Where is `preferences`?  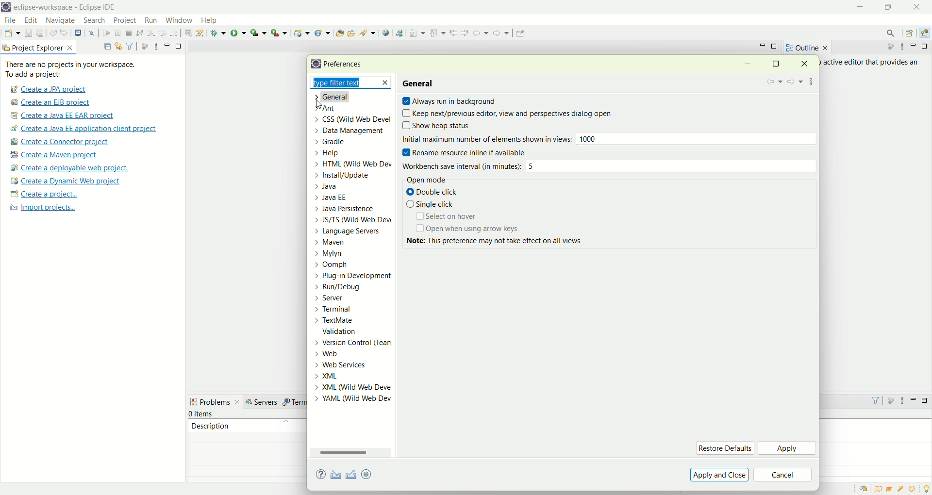 preferences is located at coordinates (346, 65).